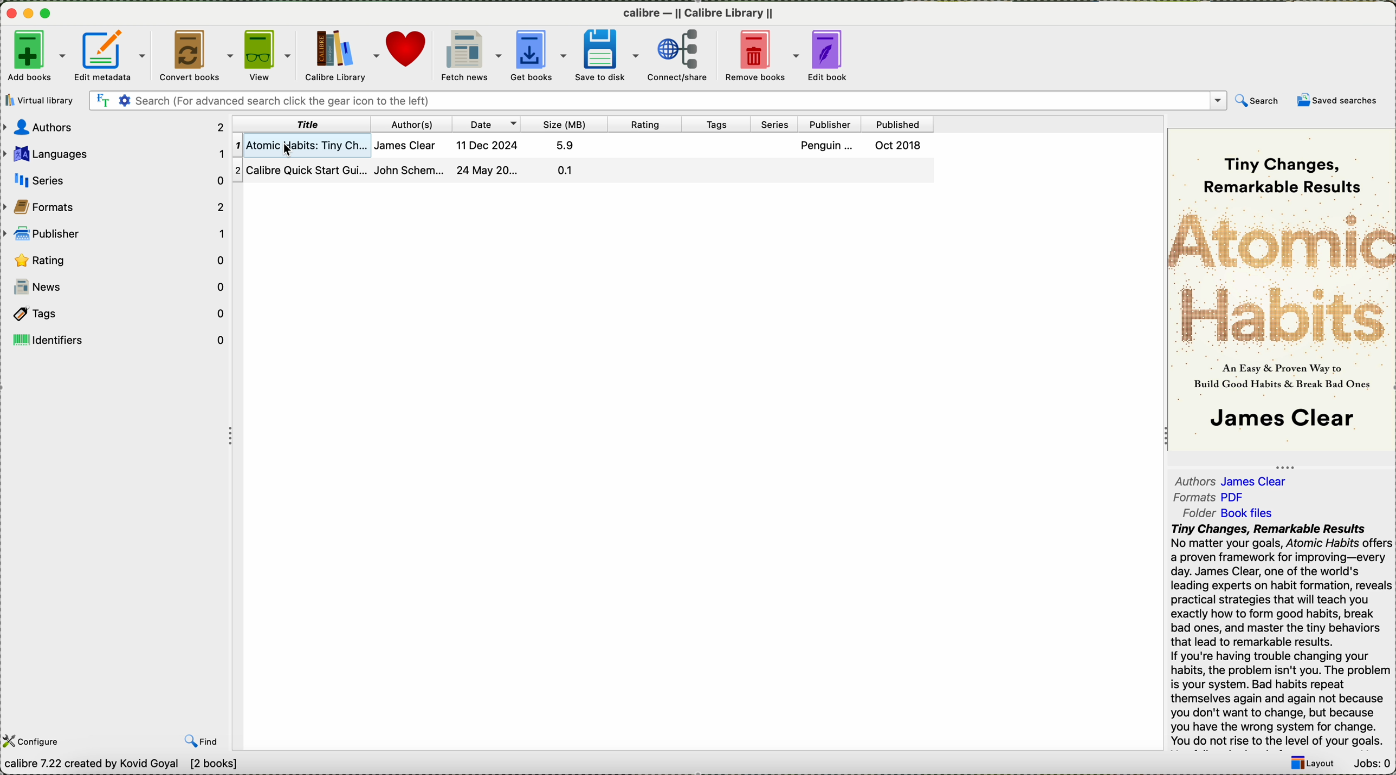 The image size is (1396, 775). What do you see at coordinates (830, 57) in the screenshot?
I see `edit book` at bounding box center [830, 57].